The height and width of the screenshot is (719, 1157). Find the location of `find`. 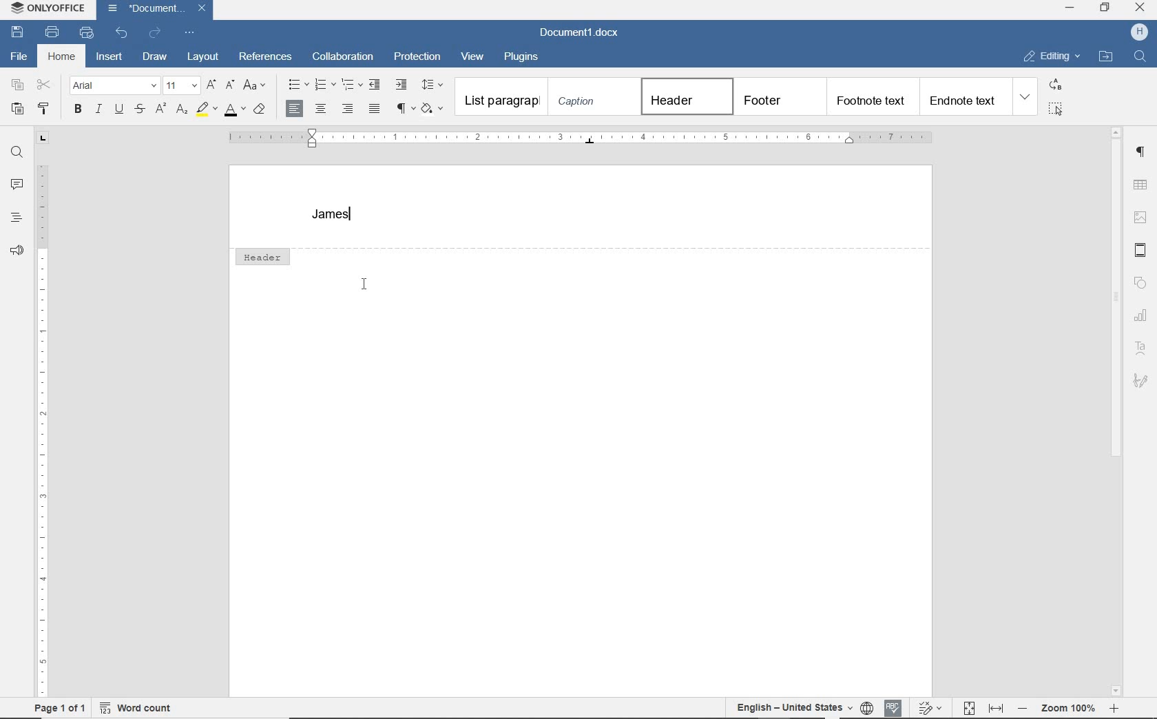

find is located at coordinates (15, 152).